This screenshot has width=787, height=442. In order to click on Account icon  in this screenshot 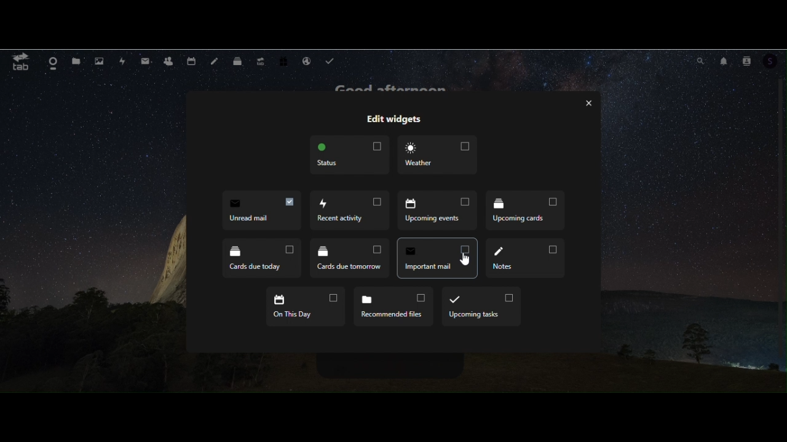, I will do `click(775, 63)`.